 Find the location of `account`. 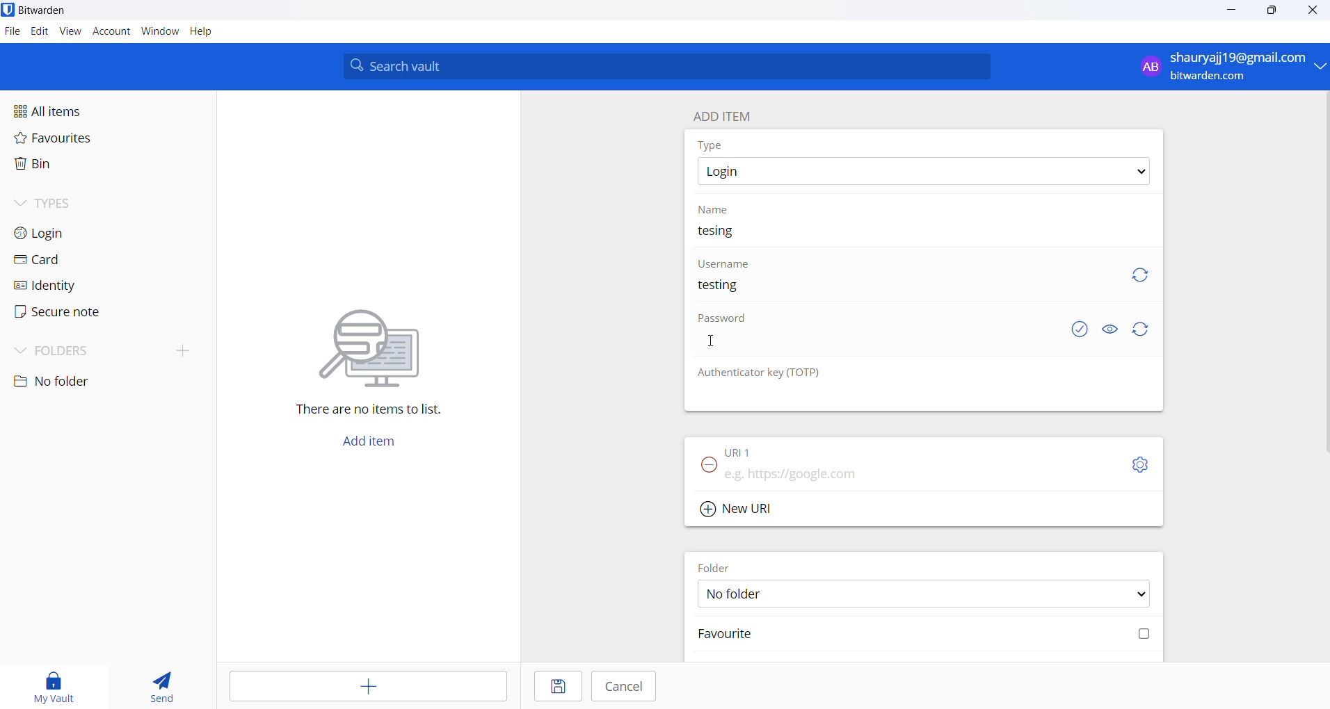

account is located at coordinates (112, 33).